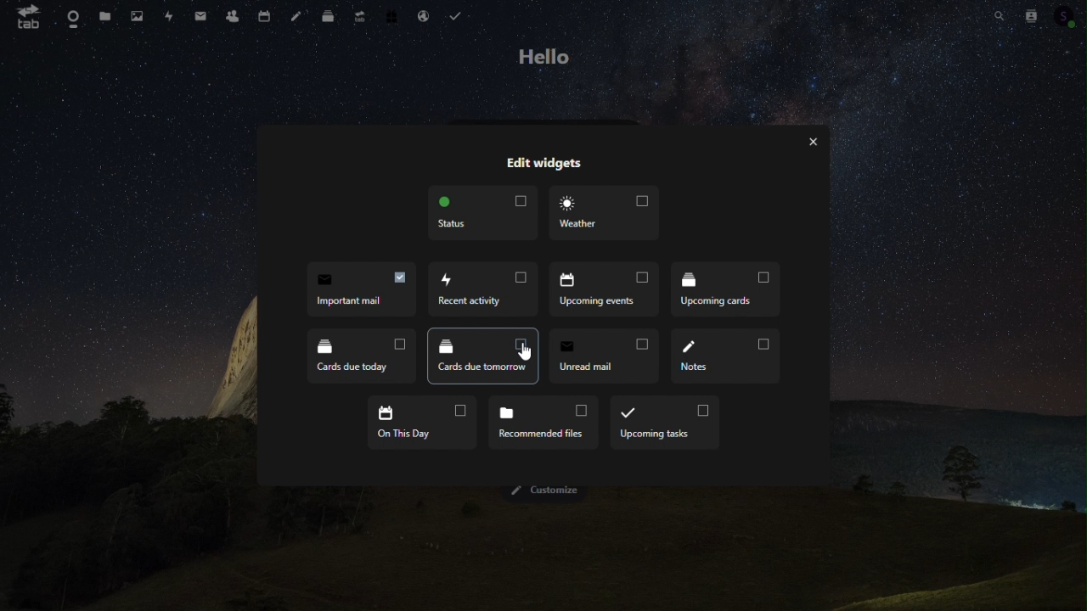 The width and height of the screenshot is (1087, 611). Describe the element at coordinates (262, 15) in the screenshot. I see `Calendar` at that location.